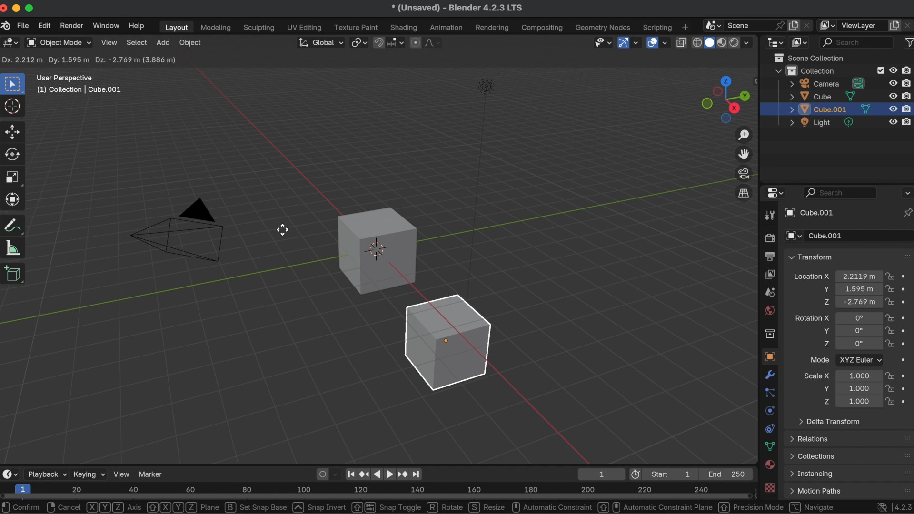  What do you see at coordinates (775, 41) in the screenshot?
I see `editor type` at bounding box center [775, 41].